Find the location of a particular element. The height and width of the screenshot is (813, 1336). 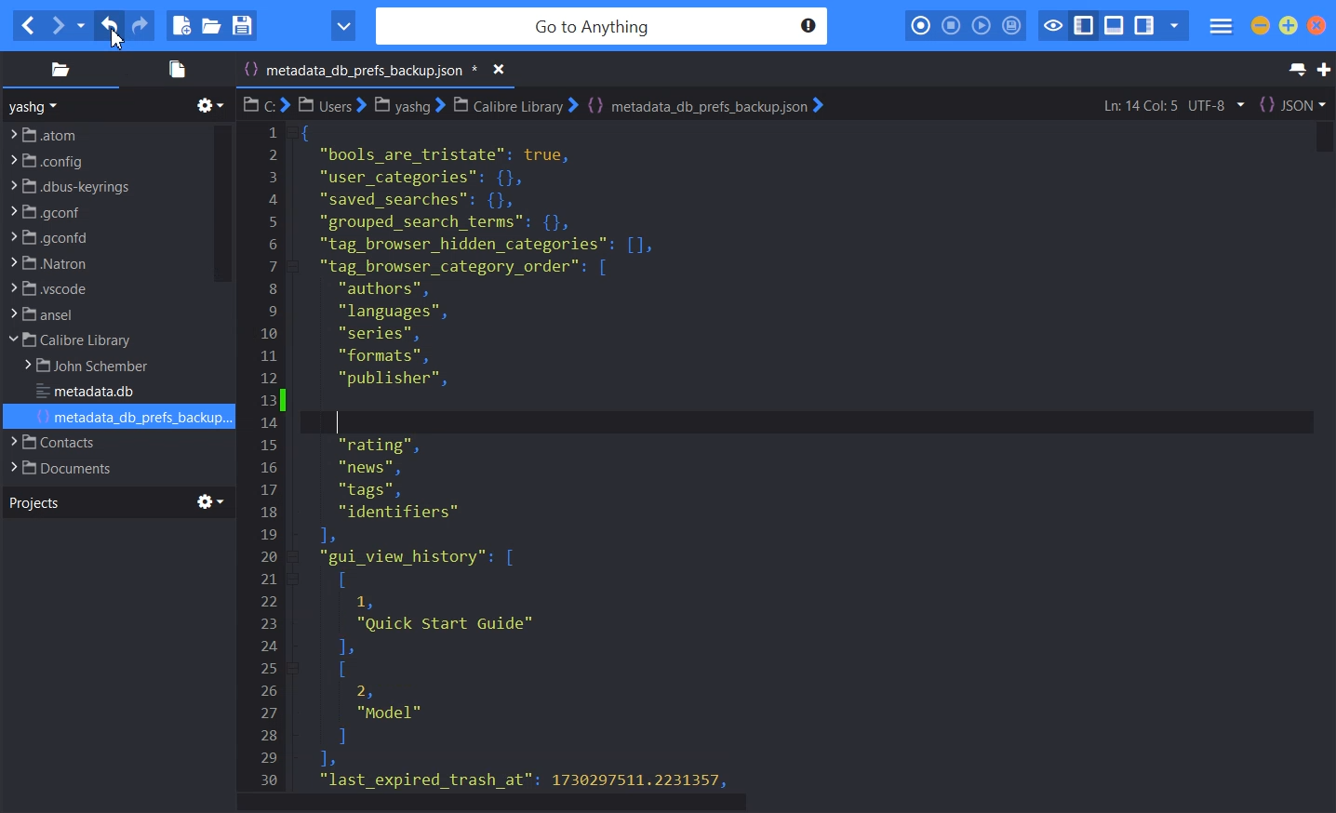

cursor is located at coordinates (117, 37).